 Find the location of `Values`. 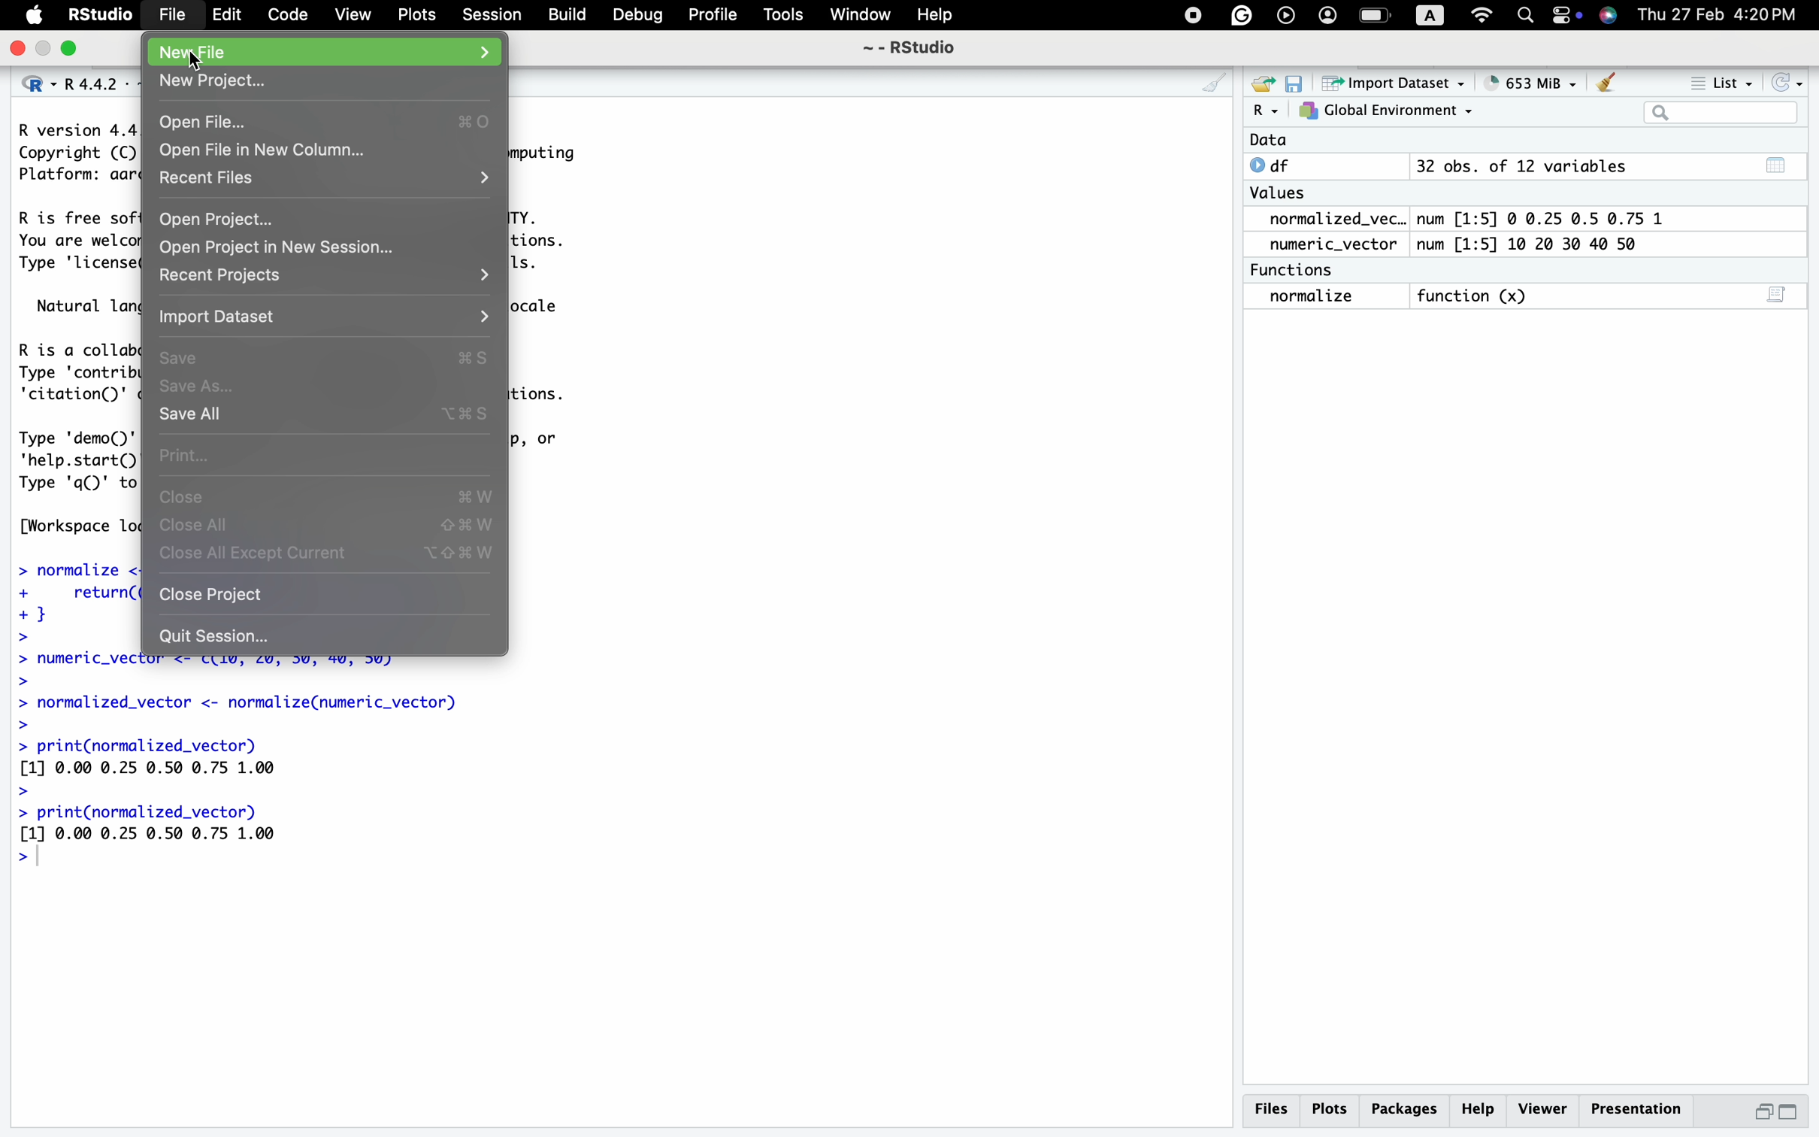

Values is located at coordinates (1277, 196).